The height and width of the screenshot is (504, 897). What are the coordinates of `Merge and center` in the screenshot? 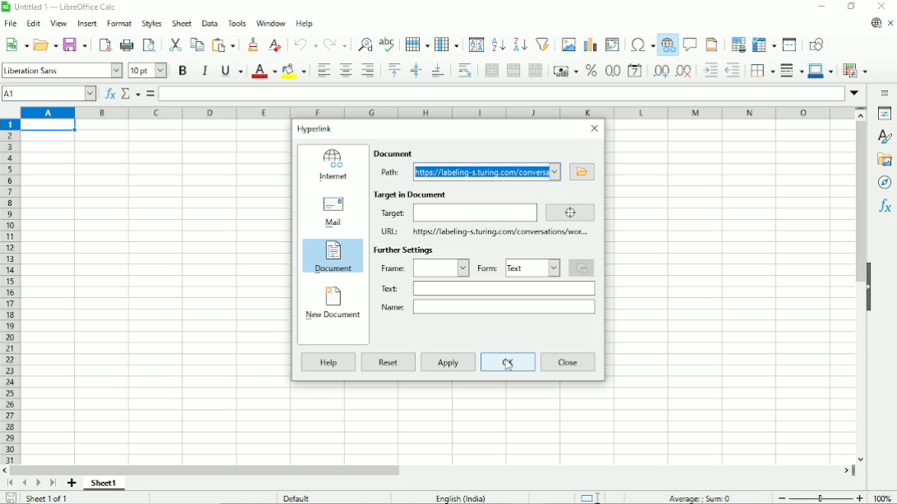 It's located at (491, 70).